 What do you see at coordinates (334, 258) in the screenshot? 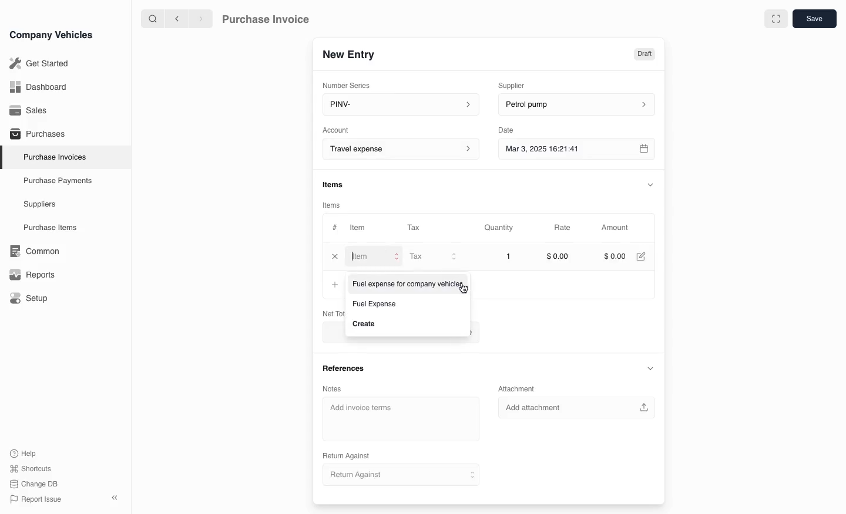
I see `close` at bounding box center [334, 258].